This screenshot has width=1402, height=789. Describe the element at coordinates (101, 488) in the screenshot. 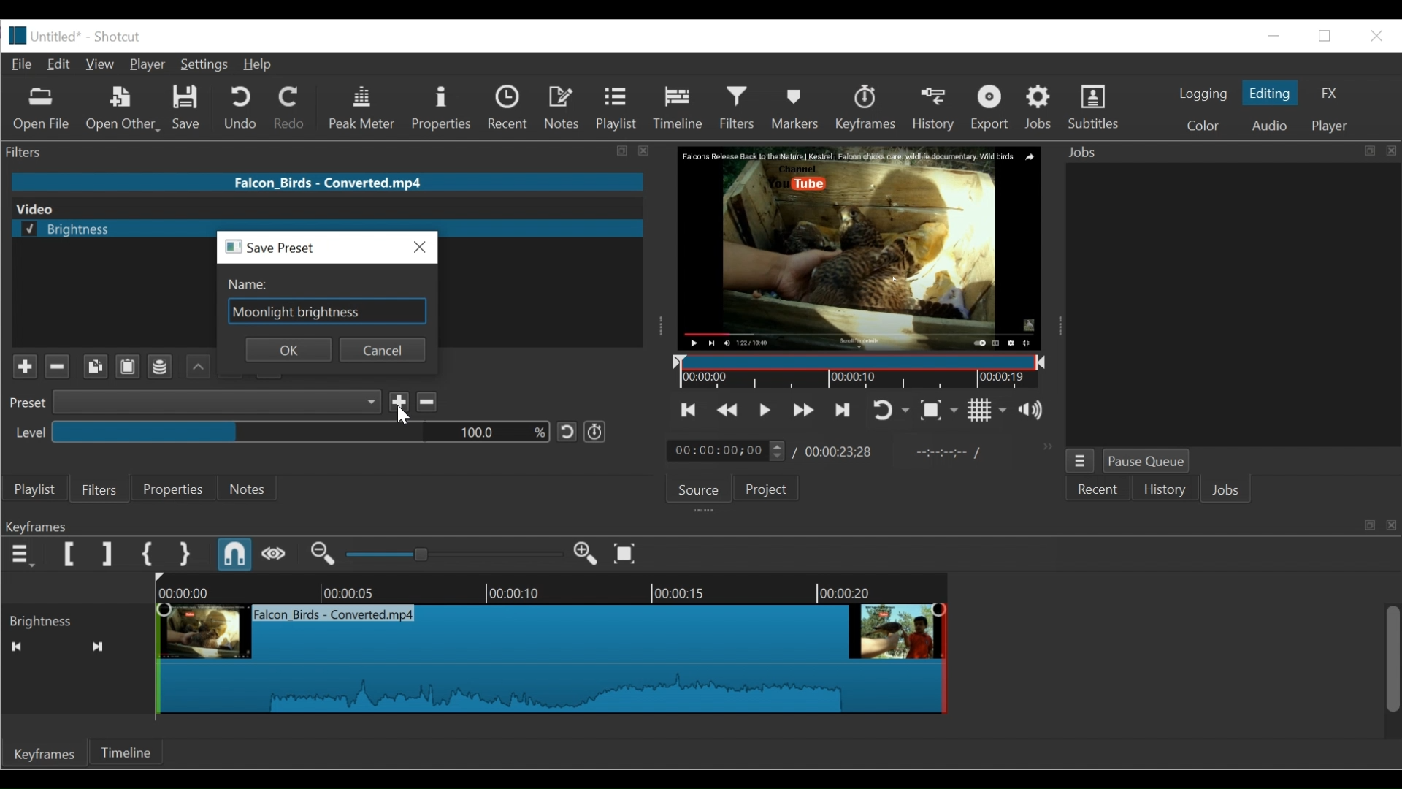

I see `Filters` at that location.